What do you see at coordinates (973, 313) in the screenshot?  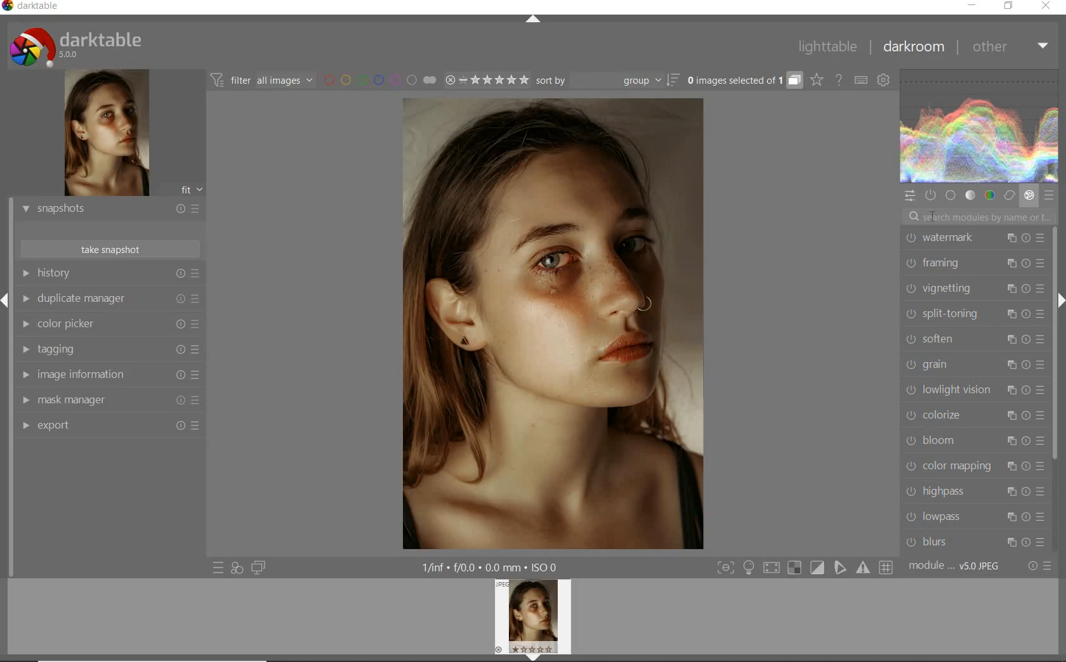 I see `split-toning` at bounding box center [973, 313].